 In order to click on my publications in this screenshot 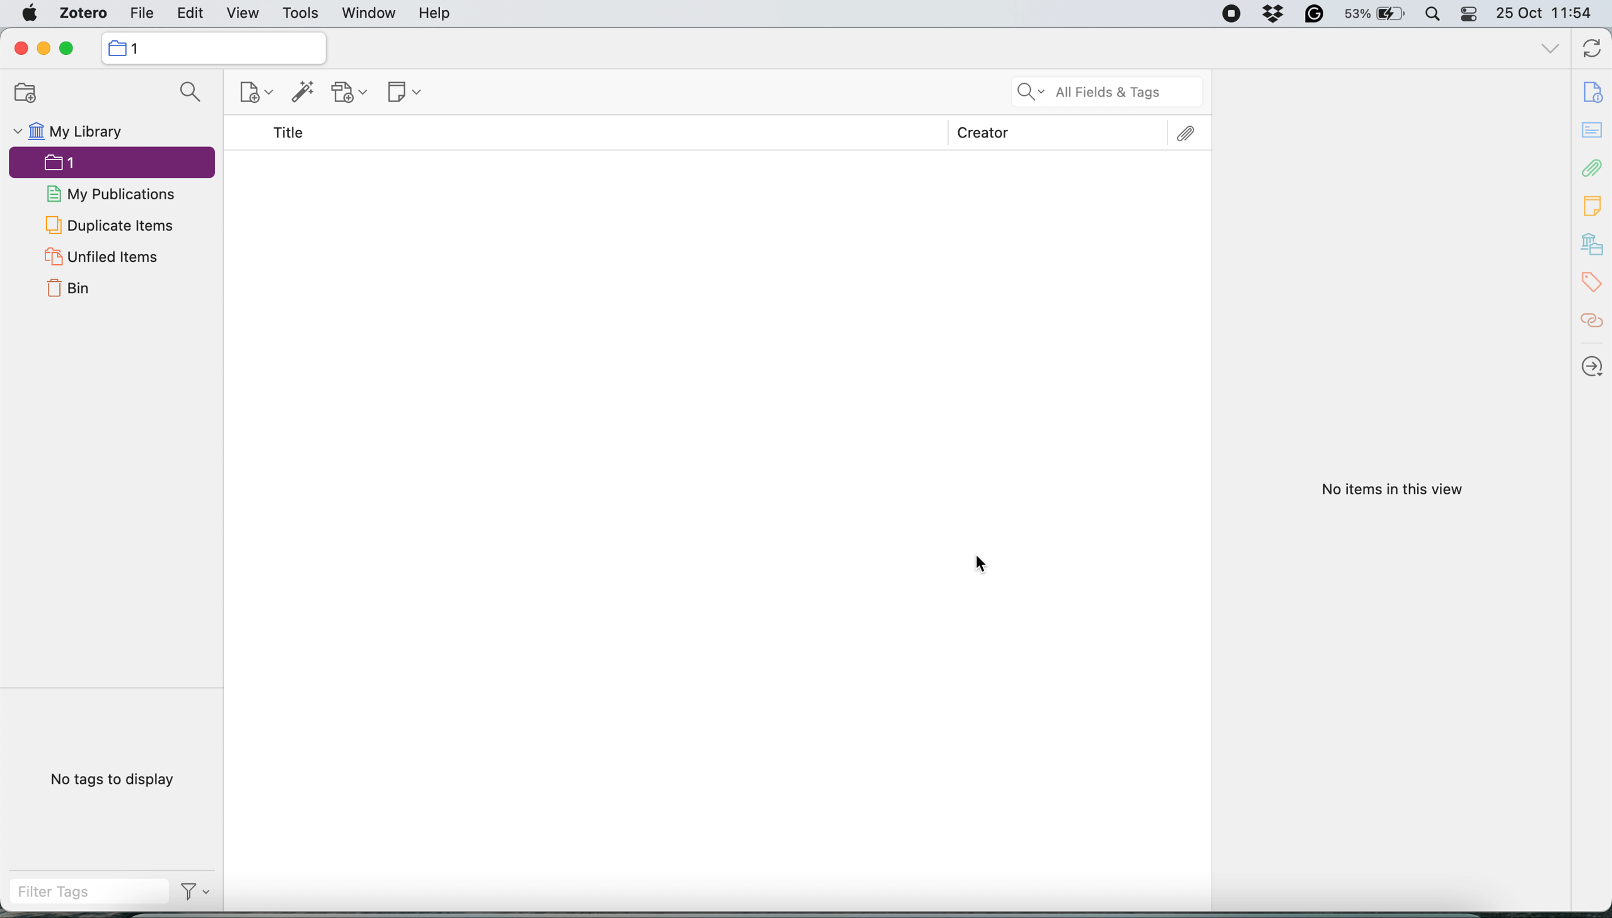, I will do `click(119, 192)`.